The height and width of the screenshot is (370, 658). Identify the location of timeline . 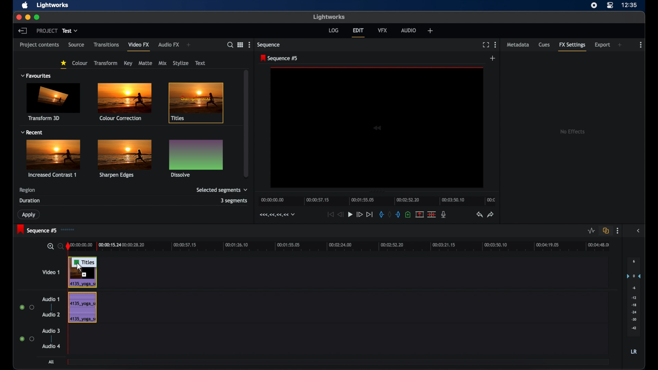
(339, 246).